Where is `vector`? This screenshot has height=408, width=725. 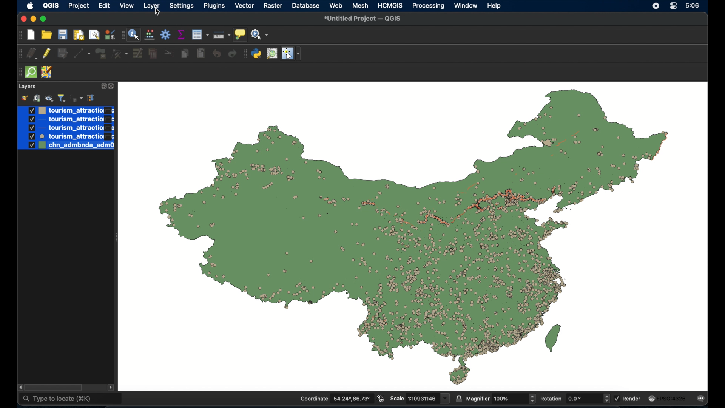 vector is located at coordinates (245, 6).